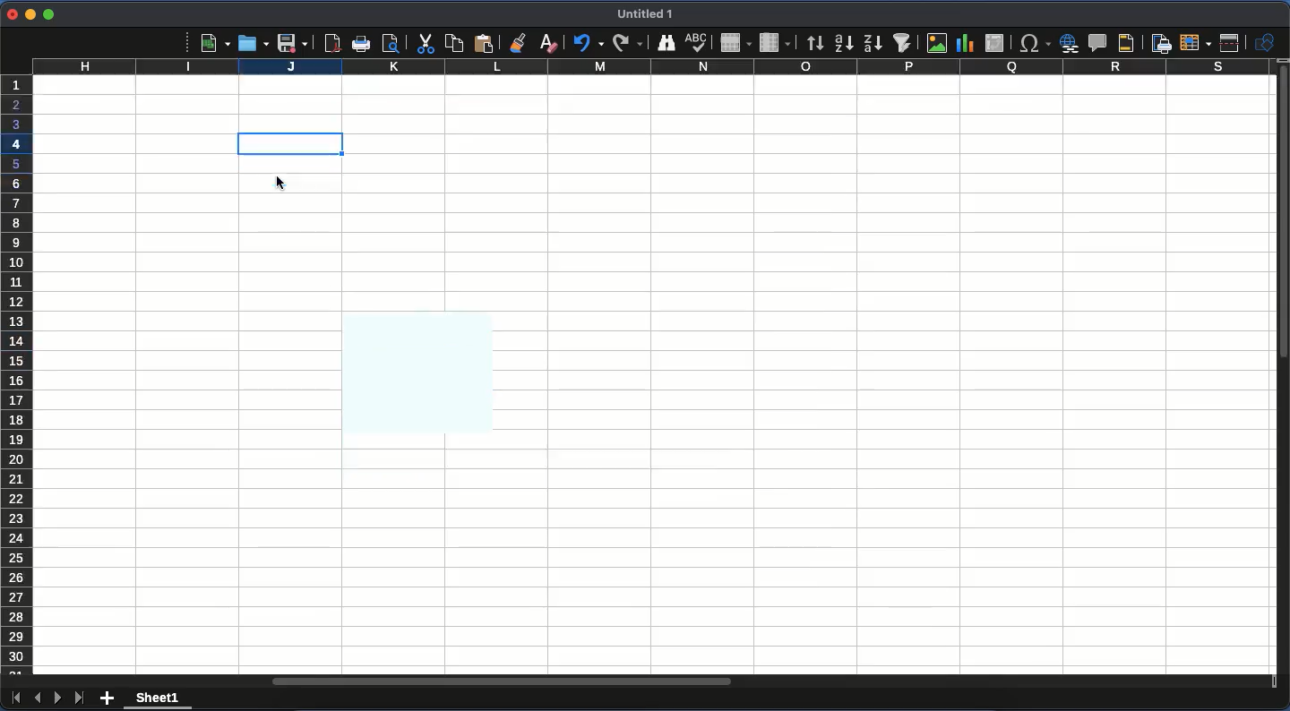  I want to click on previous sheet, so click(37, 698).